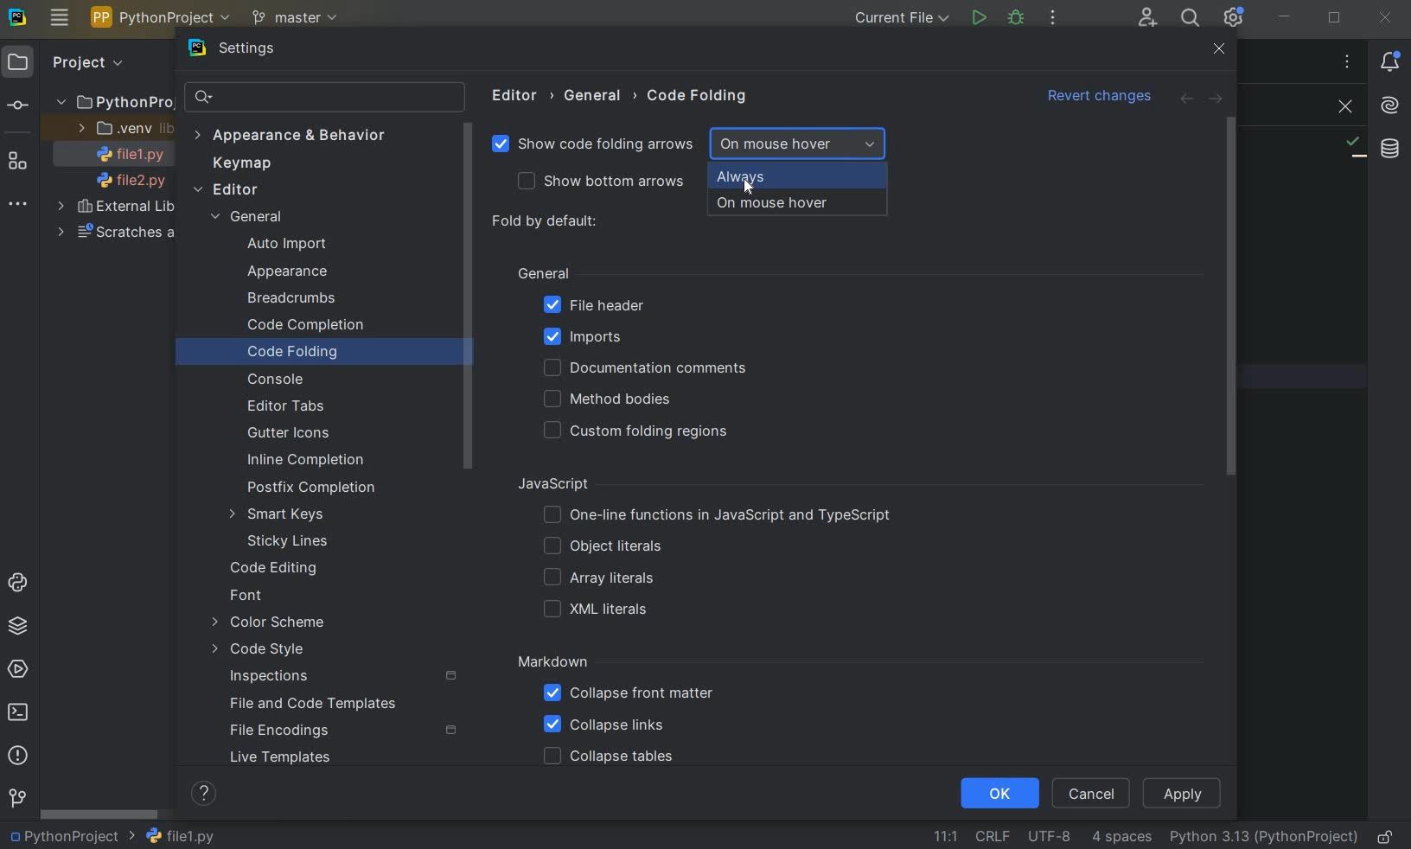 This screenshot has width=1411, height=849. Describe the element at coordinates (1341, 107) in the screenshot. I see `CLOSE` at that location.